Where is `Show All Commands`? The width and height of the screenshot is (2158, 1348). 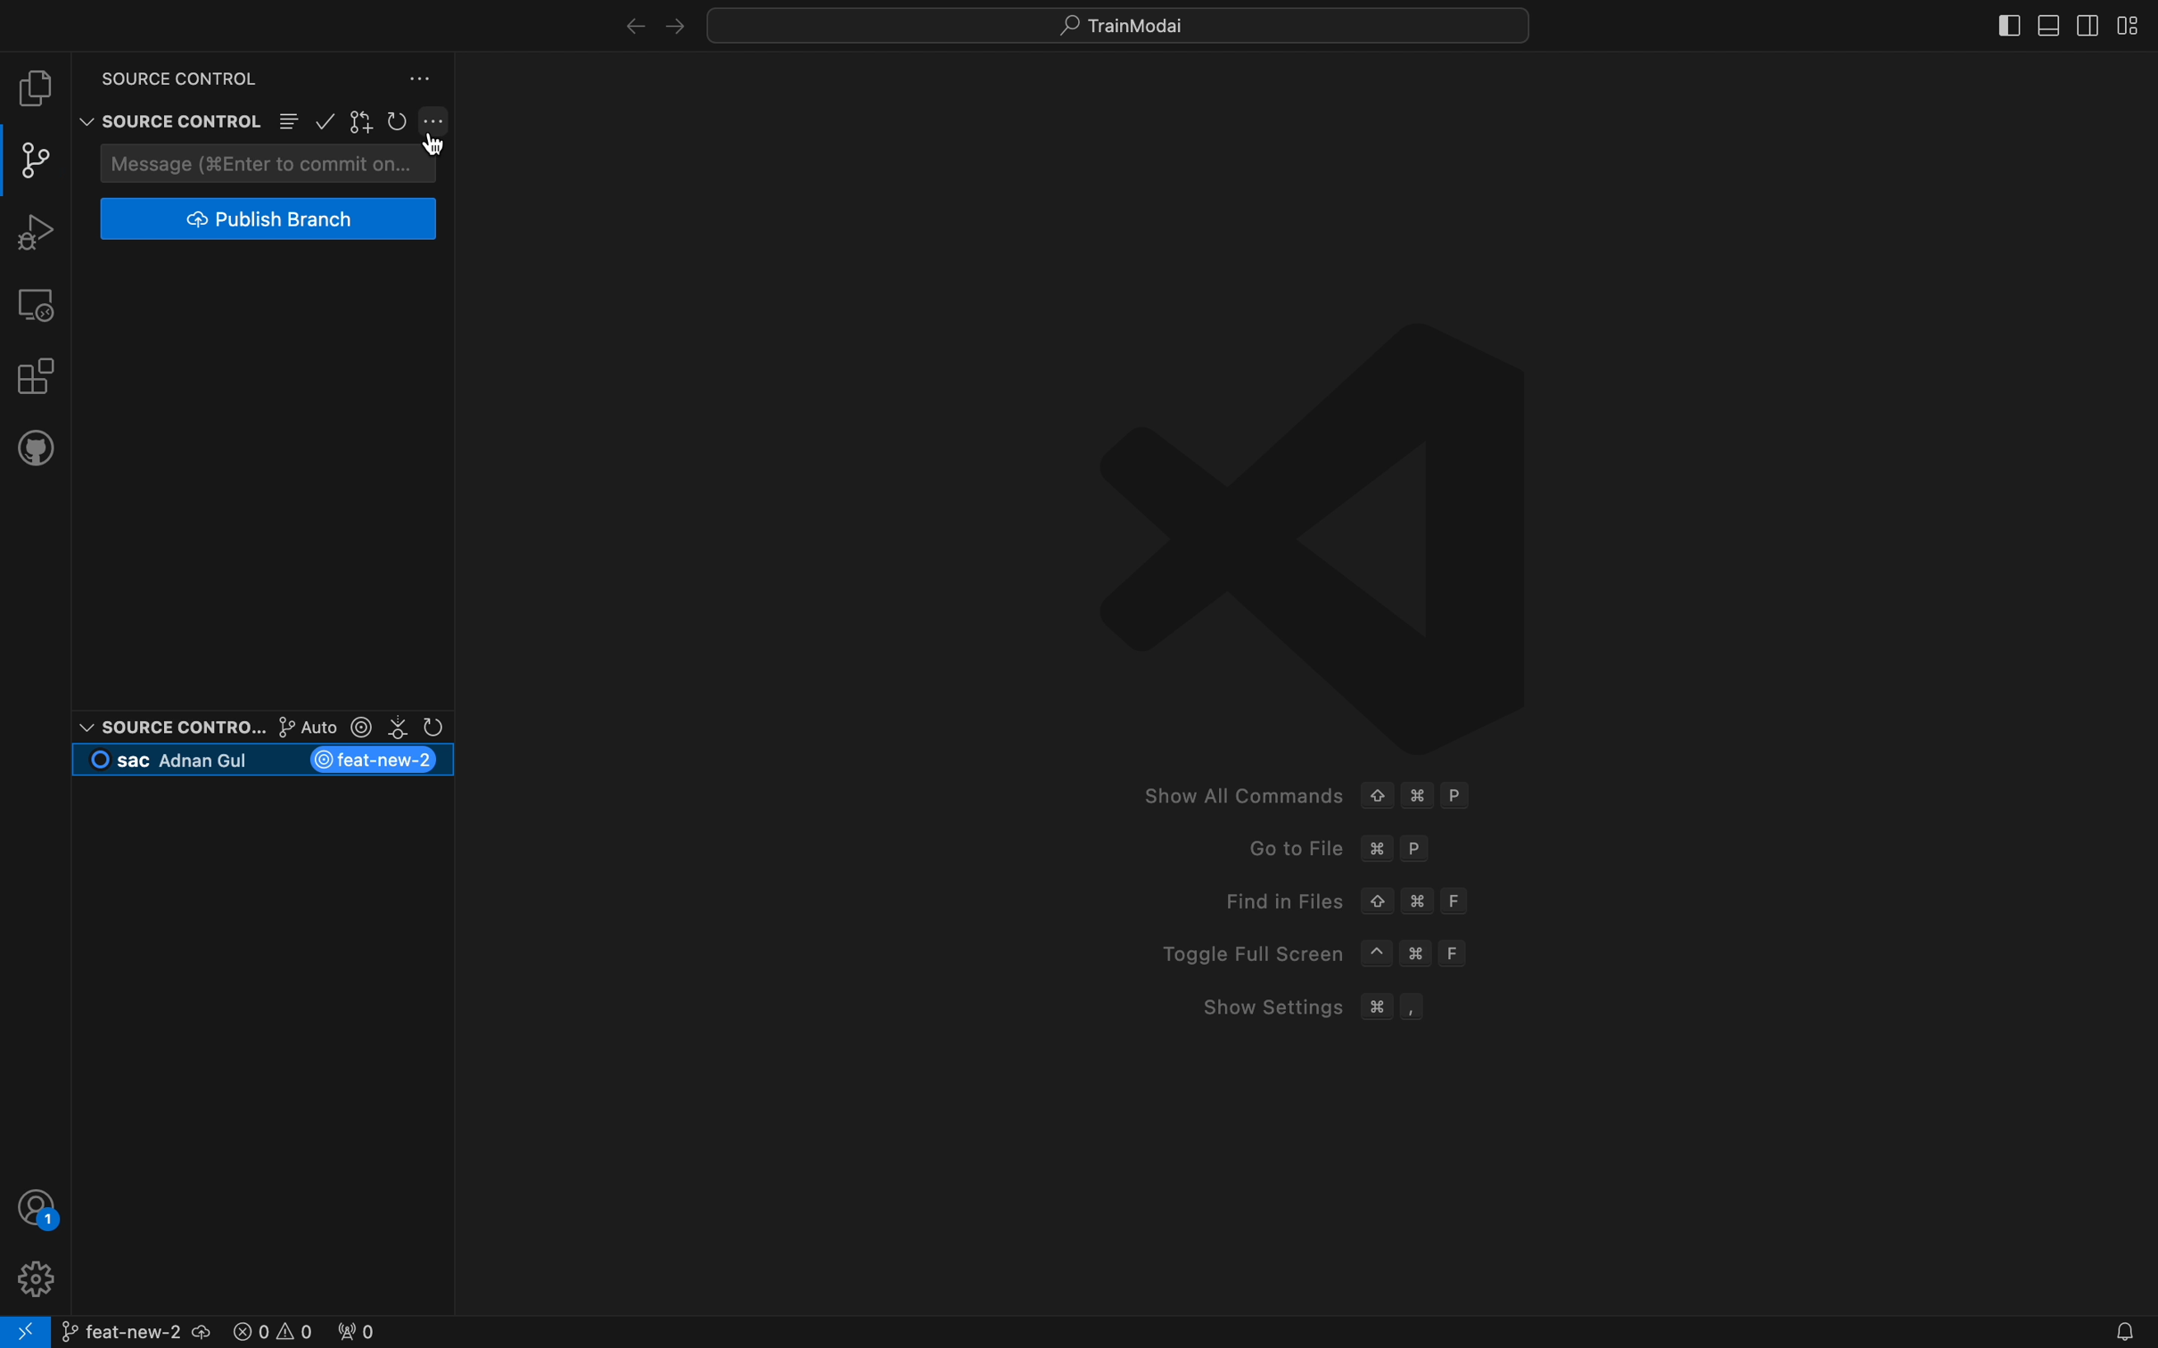 Show All Commands is located at coordinates (1236, 796).